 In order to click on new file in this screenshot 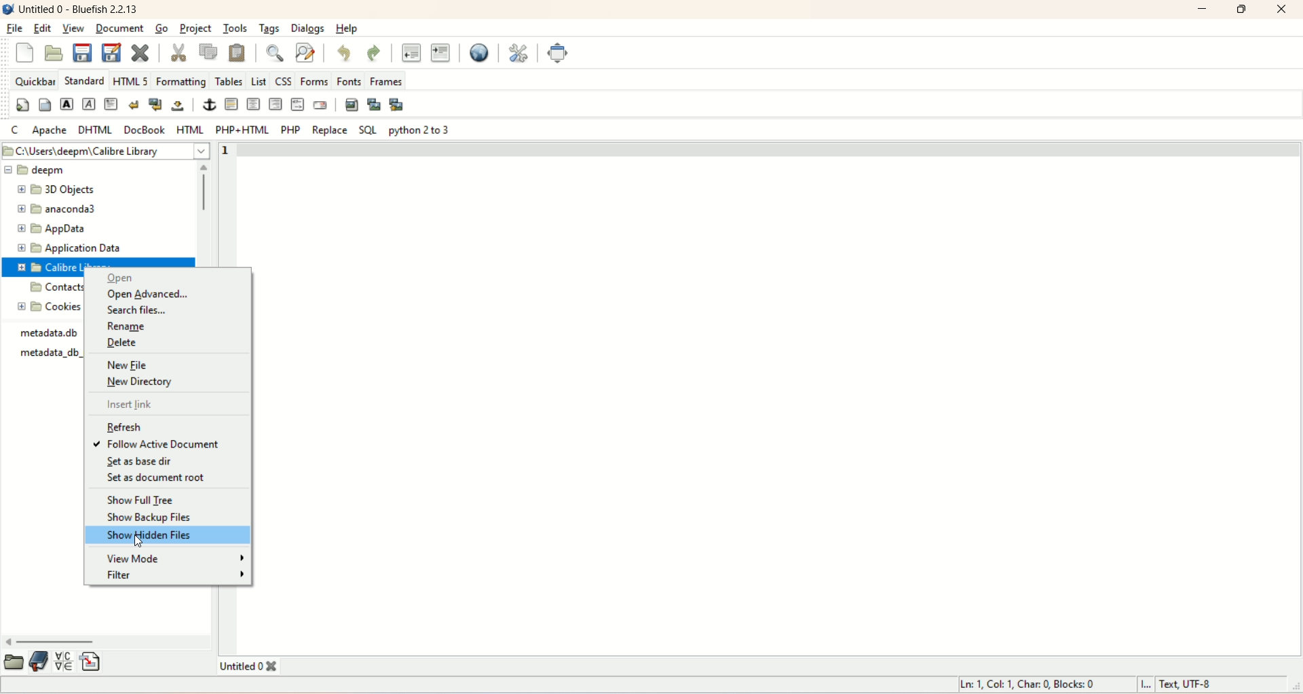, I will do `click(135, 363)`.